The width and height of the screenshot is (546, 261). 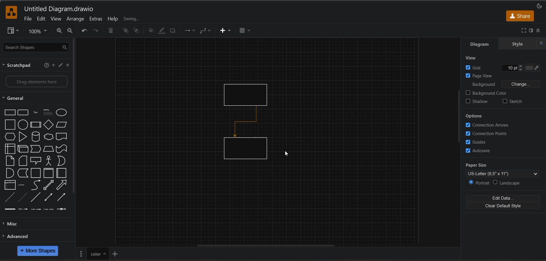 I want to click on horizontal scroll bar, so click(x=264, y=245).